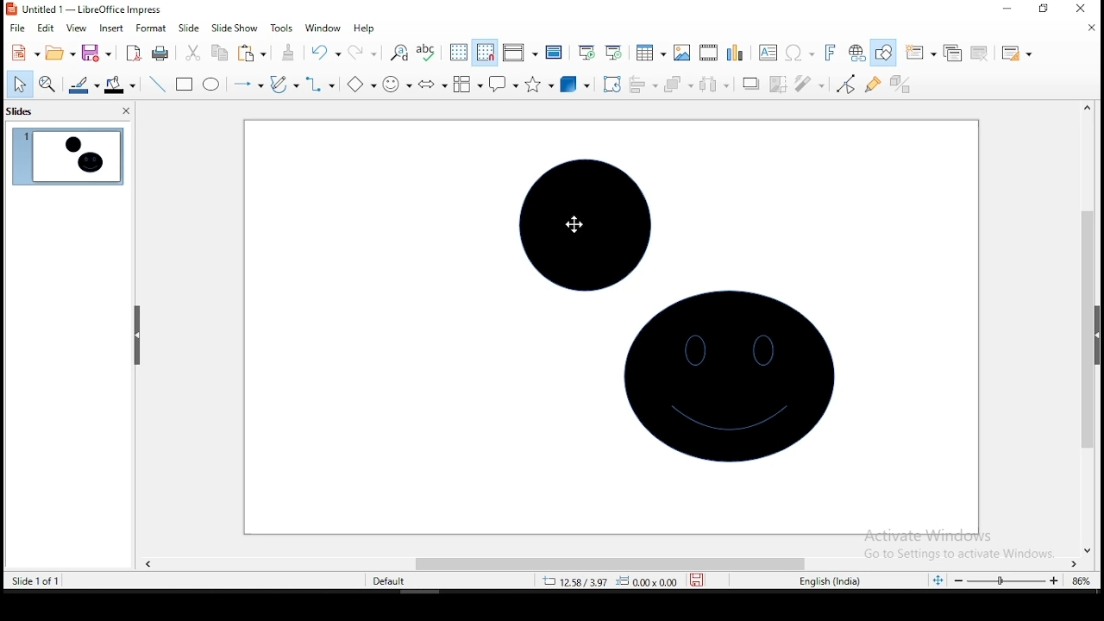  Describe the element at coordinates (325, 53) in the screenshot. I see `undo` at that location.